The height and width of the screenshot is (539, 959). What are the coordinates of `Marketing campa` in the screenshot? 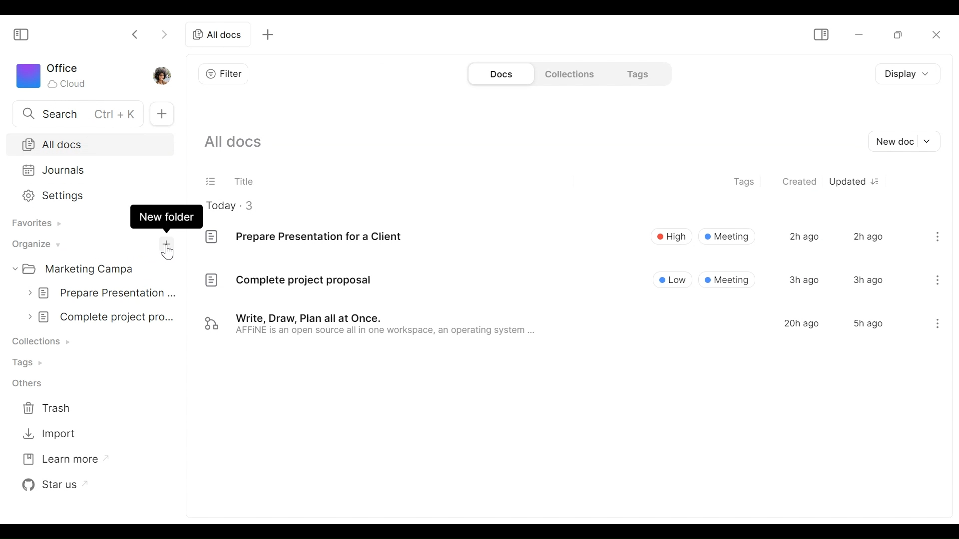 It's located at (84, 269).